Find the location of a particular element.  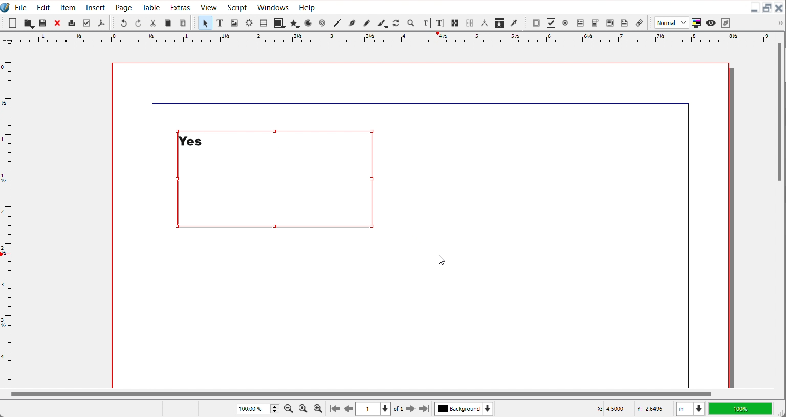

Horizontal scale is located at coordinates (393, 38).